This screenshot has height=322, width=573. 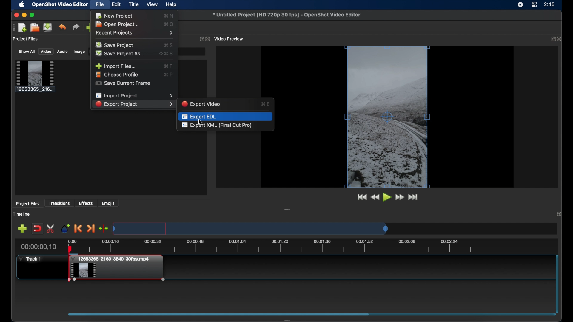 What do you see at coordinates (307, 315) in the screenshot?
I see `scroll box` at bounding box center [307, 315].